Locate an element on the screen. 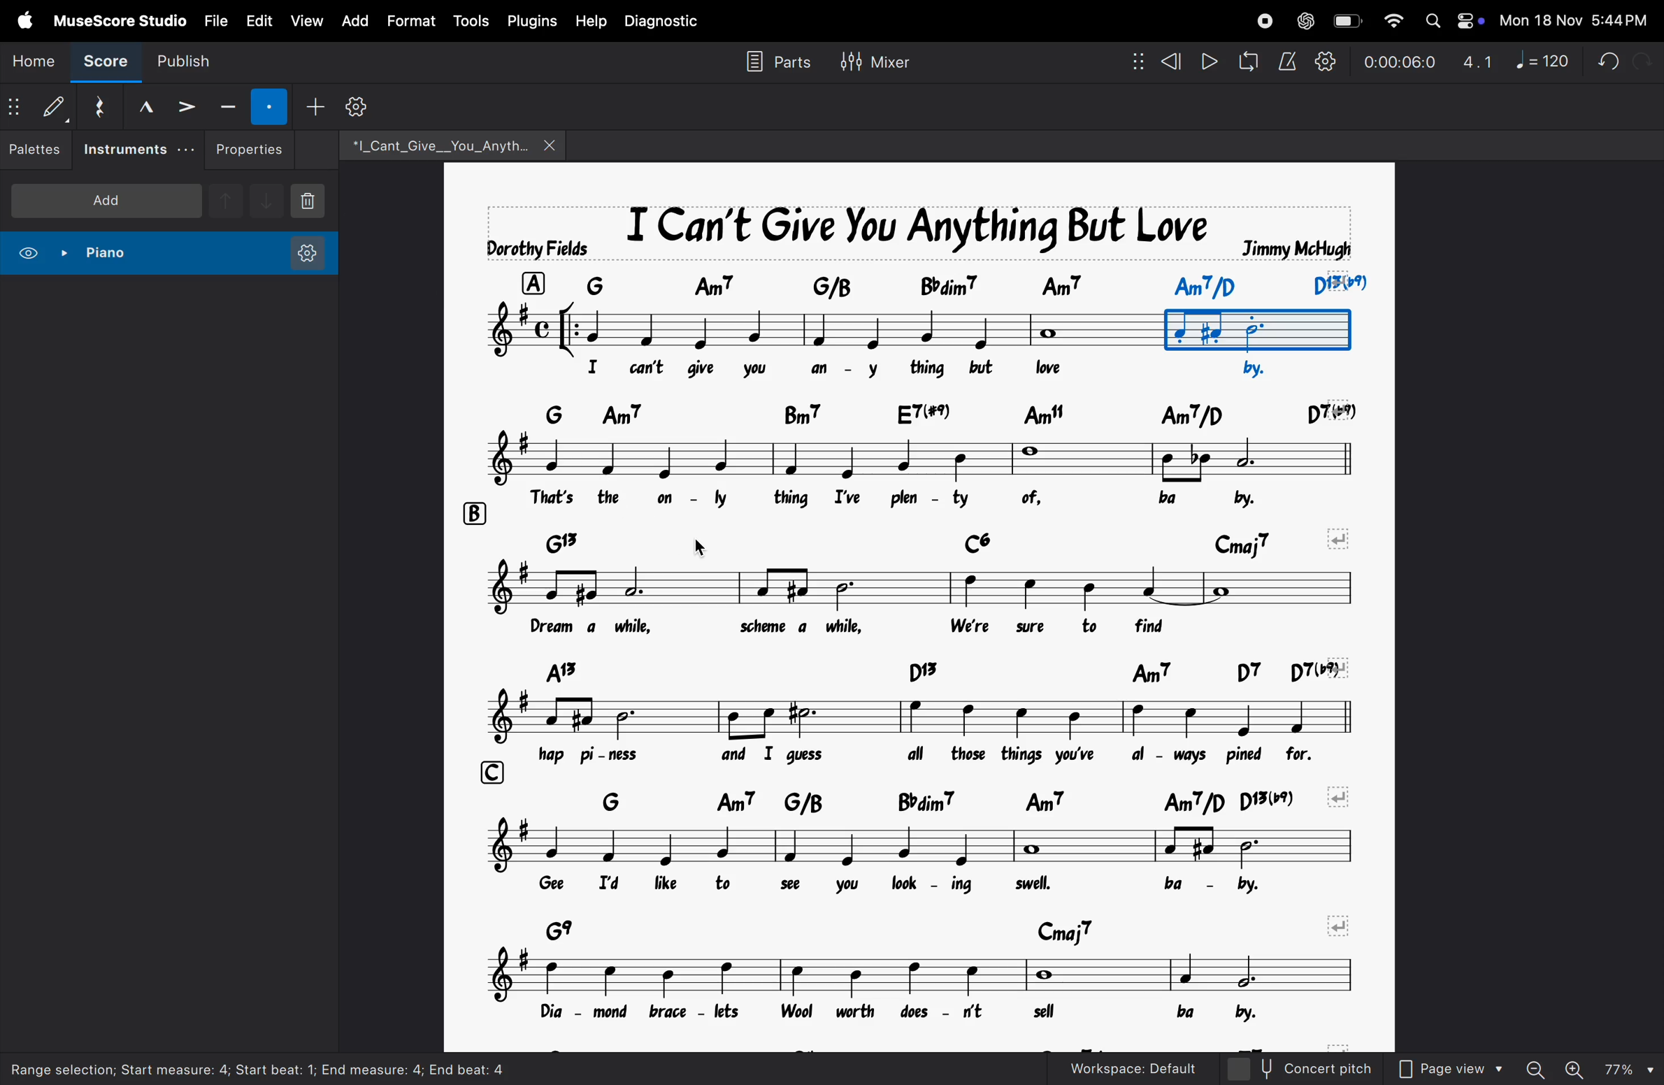 This screenshot has width=1664, height=1085. metronome is located at coordinates (1287, 61).